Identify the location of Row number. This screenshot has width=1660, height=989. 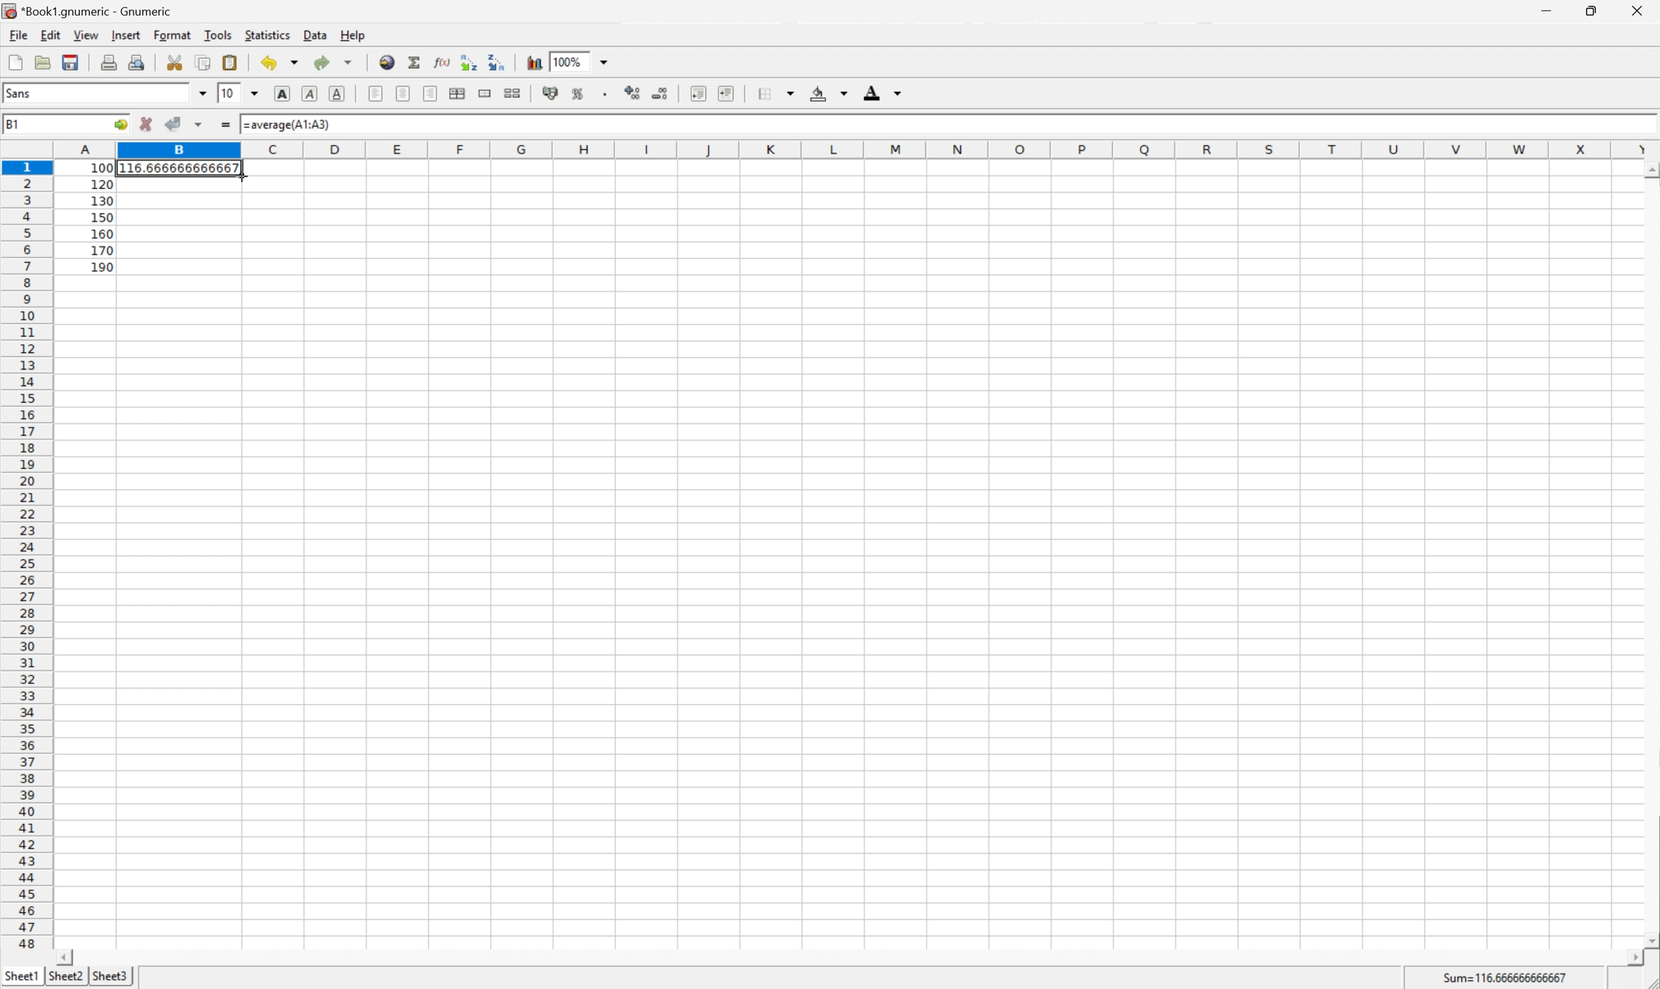
(26, 555).